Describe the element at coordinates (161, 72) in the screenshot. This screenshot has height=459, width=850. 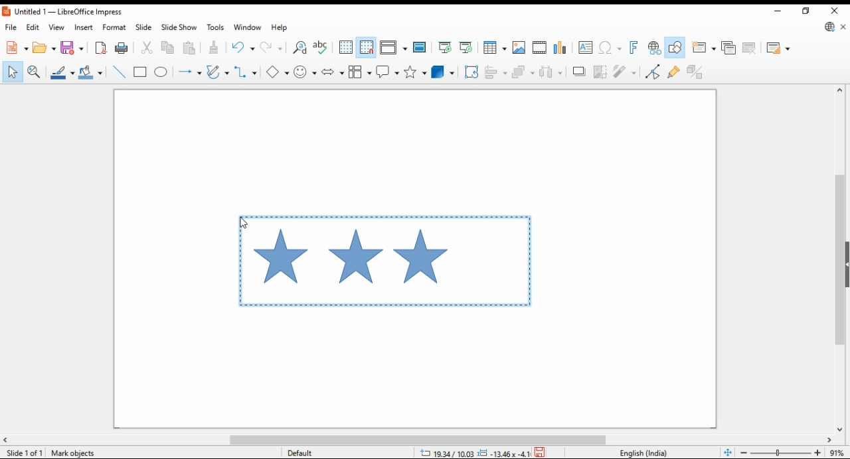
I see `ellipse` at that location.